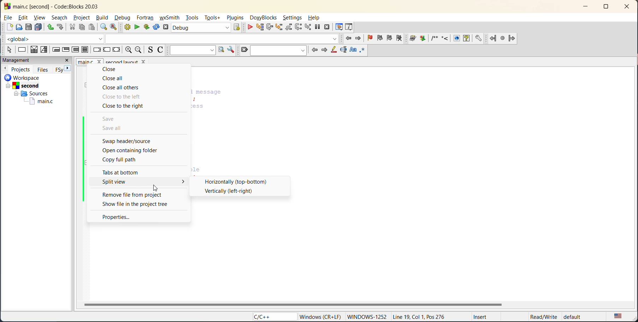 This screenshot has height=322, width=638. Describe the element at coordinates (132, 61) in the screenshot. I see `second layout` at that location.